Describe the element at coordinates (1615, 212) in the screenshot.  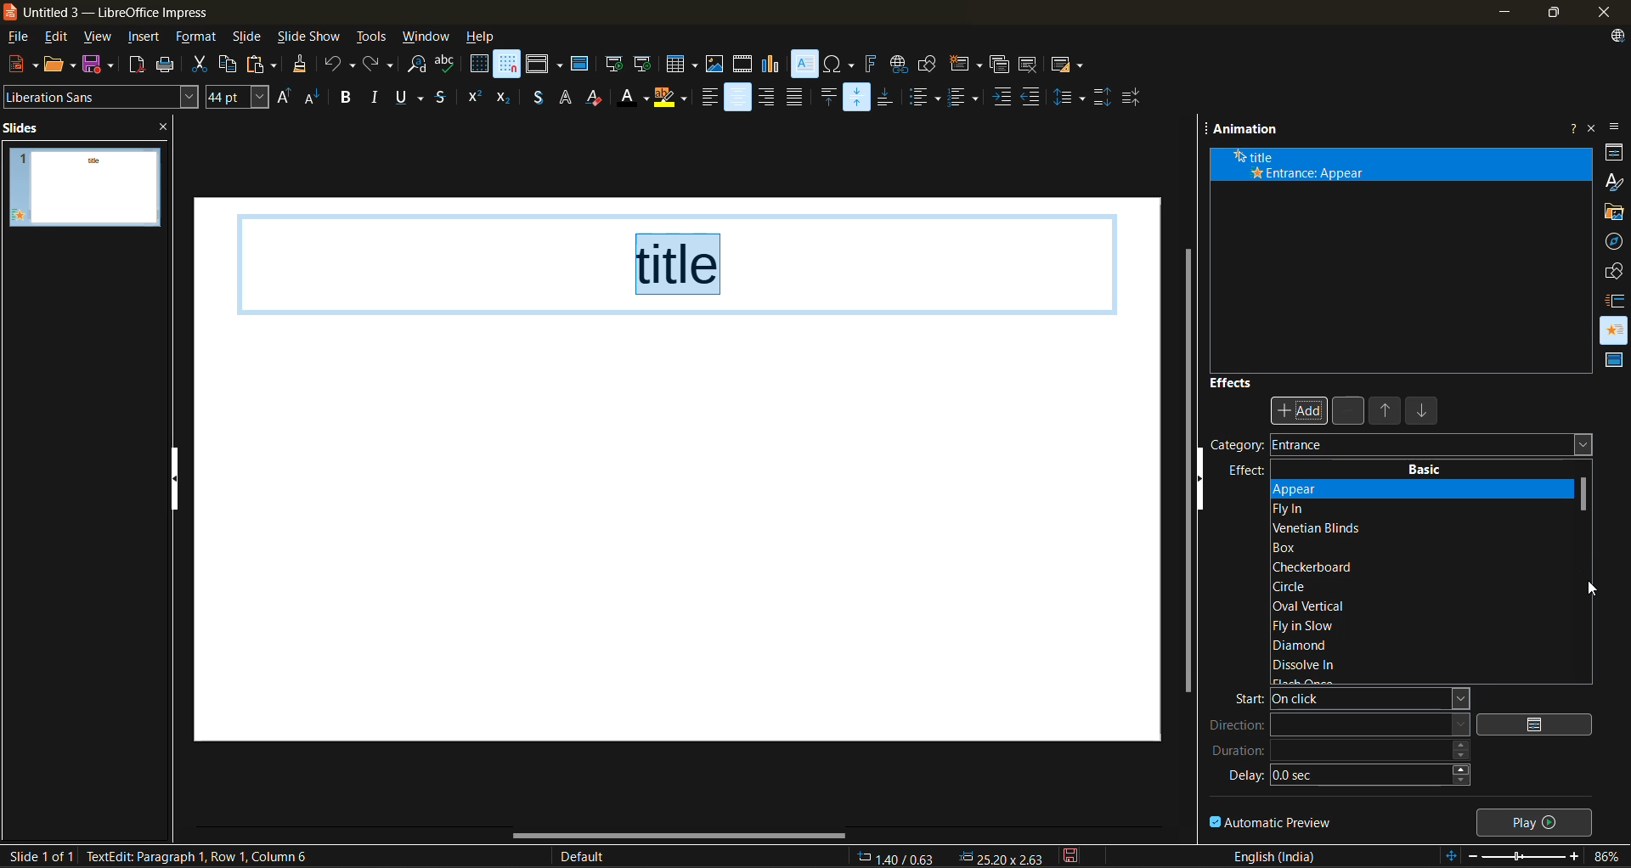
I see `gallery` at that location.